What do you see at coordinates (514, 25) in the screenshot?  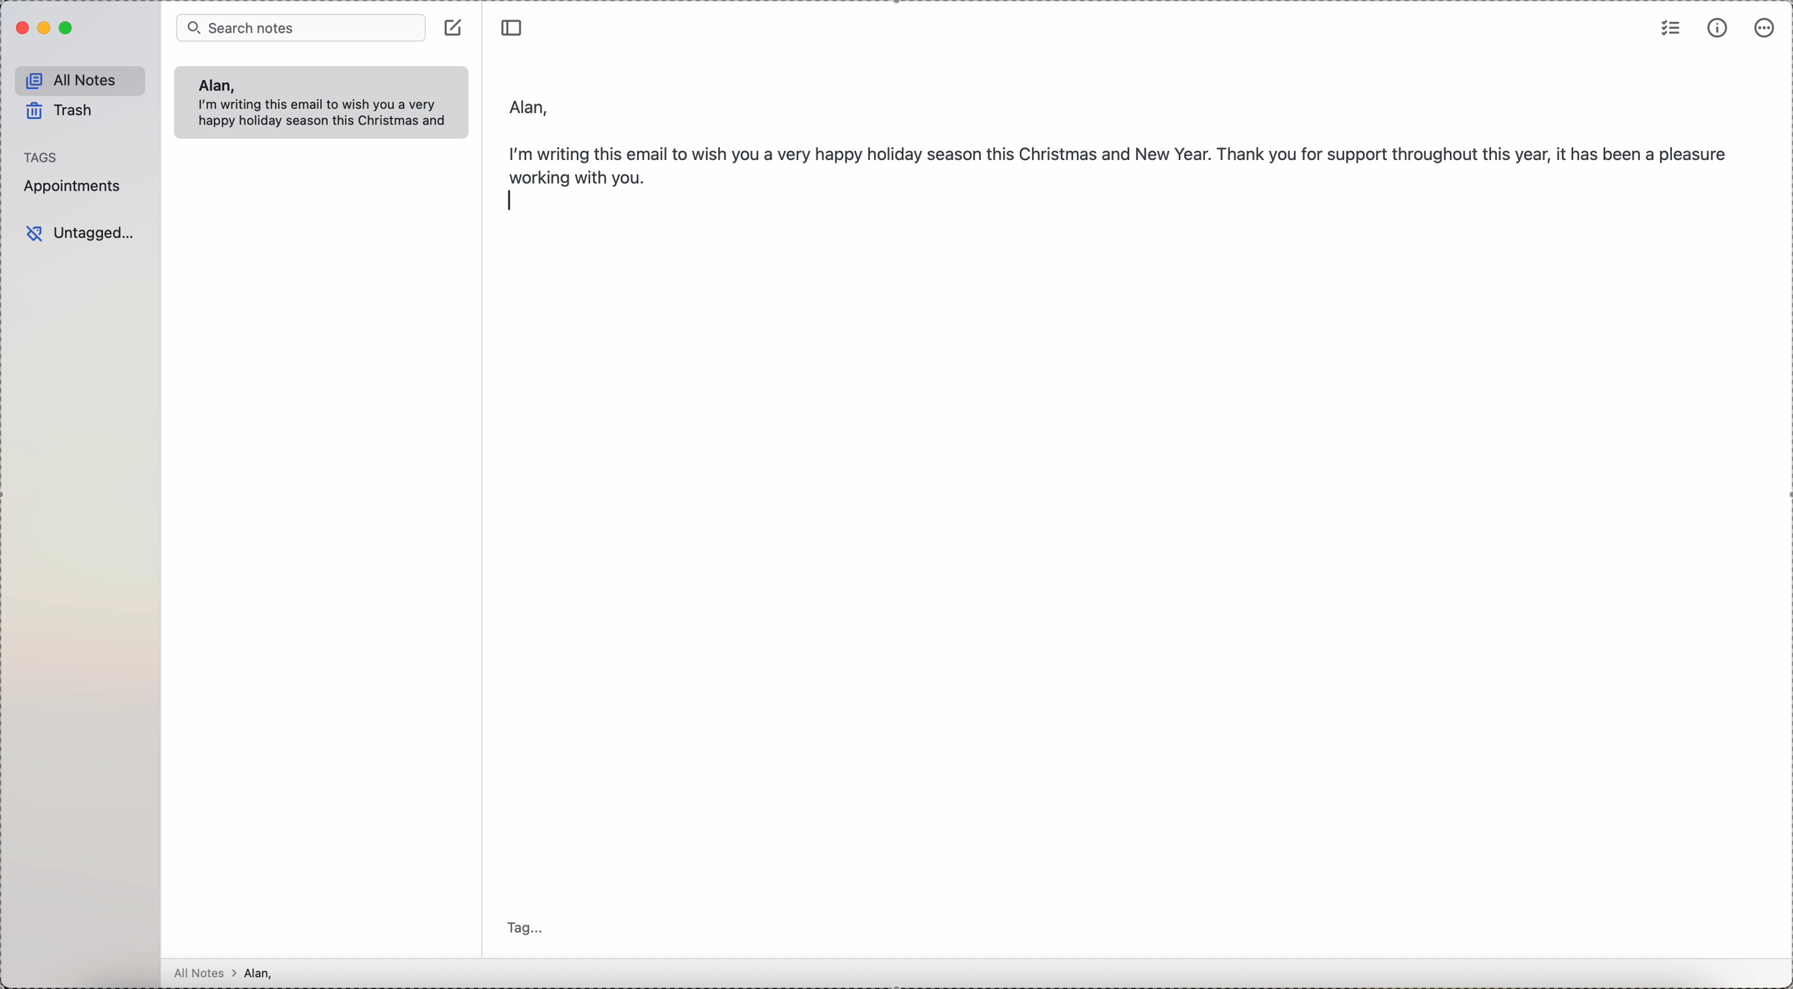 I see `toggle sidebar` at bounding box center [514, 25].